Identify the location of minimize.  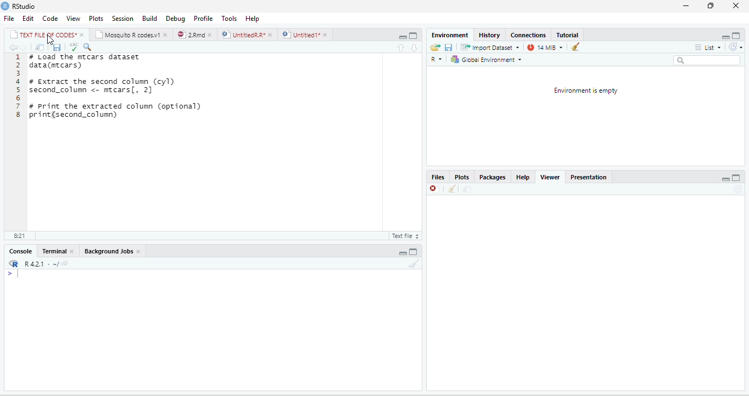
(414, 35).